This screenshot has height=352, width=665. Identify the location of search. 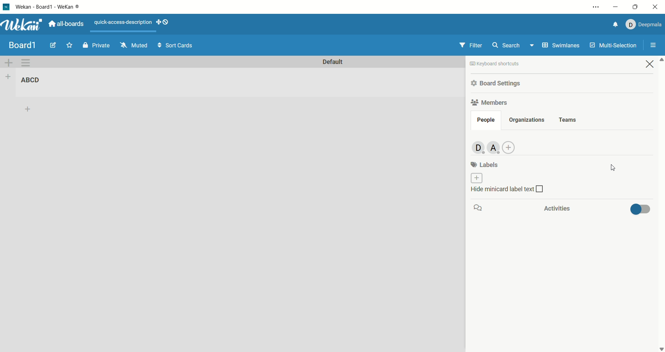
(514, 45).